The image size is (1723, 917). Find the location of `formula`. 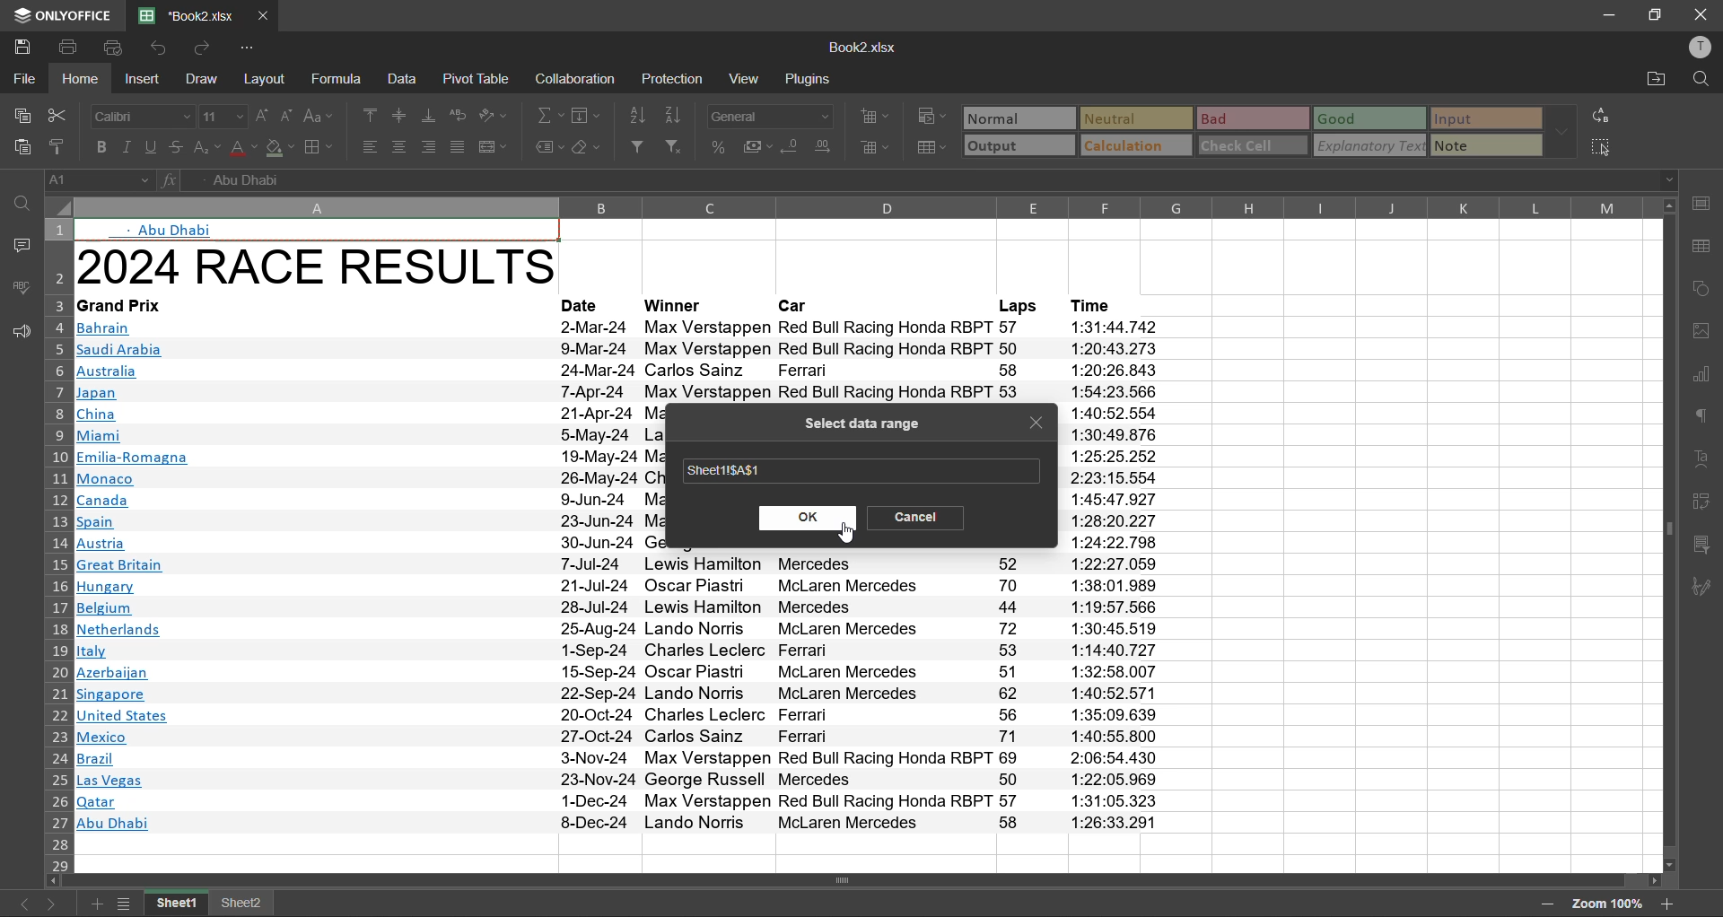

formula is located at coordinates (340, 81).